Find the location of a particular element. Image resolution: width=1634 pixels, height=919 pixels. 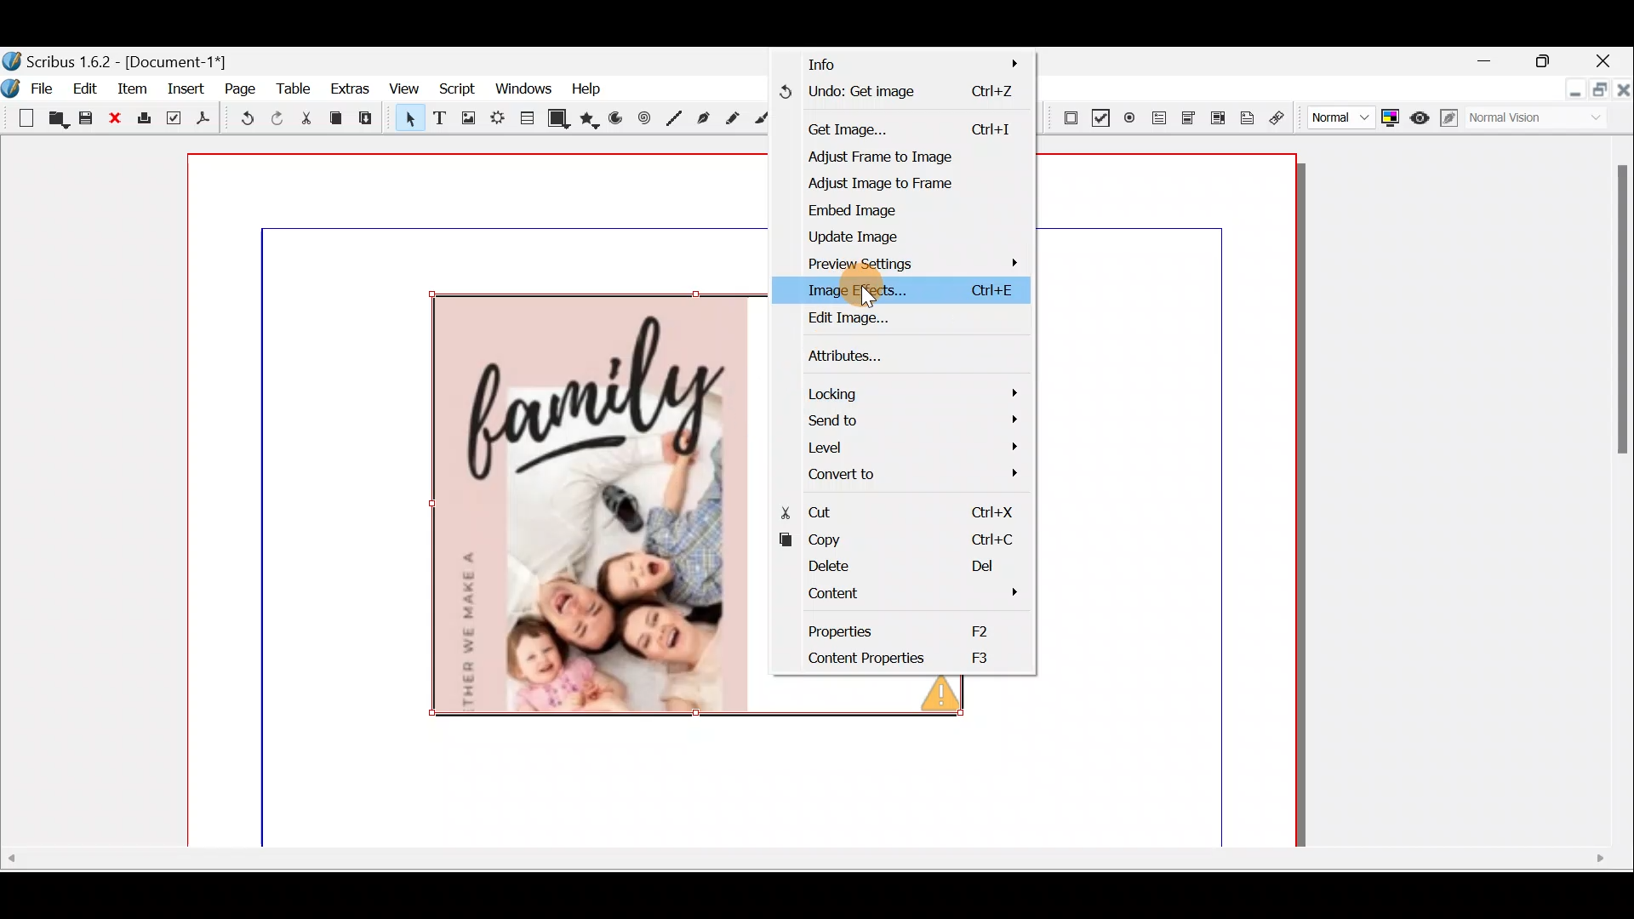

Save is located at coordinates (89, 120).